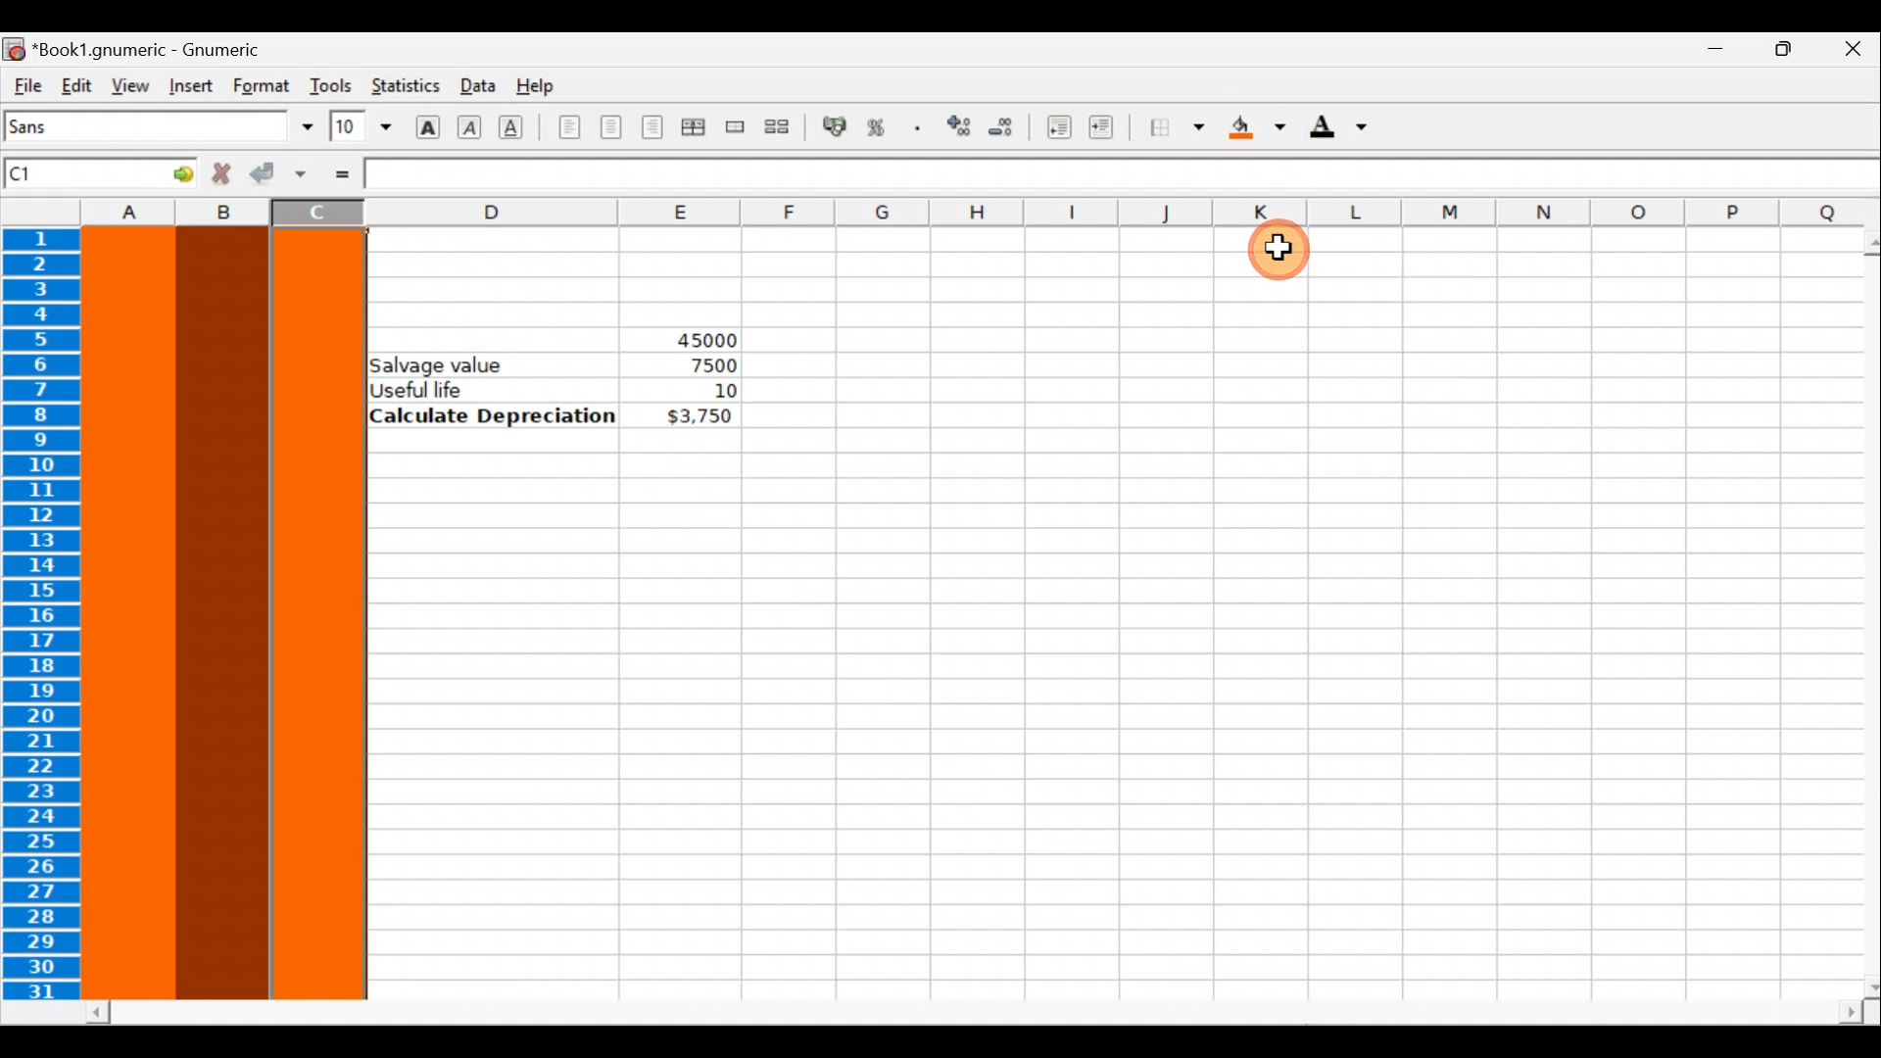 The width and height of the screenshot is (1881, 1058). I want to click on Font size 10, so click(361, 128).